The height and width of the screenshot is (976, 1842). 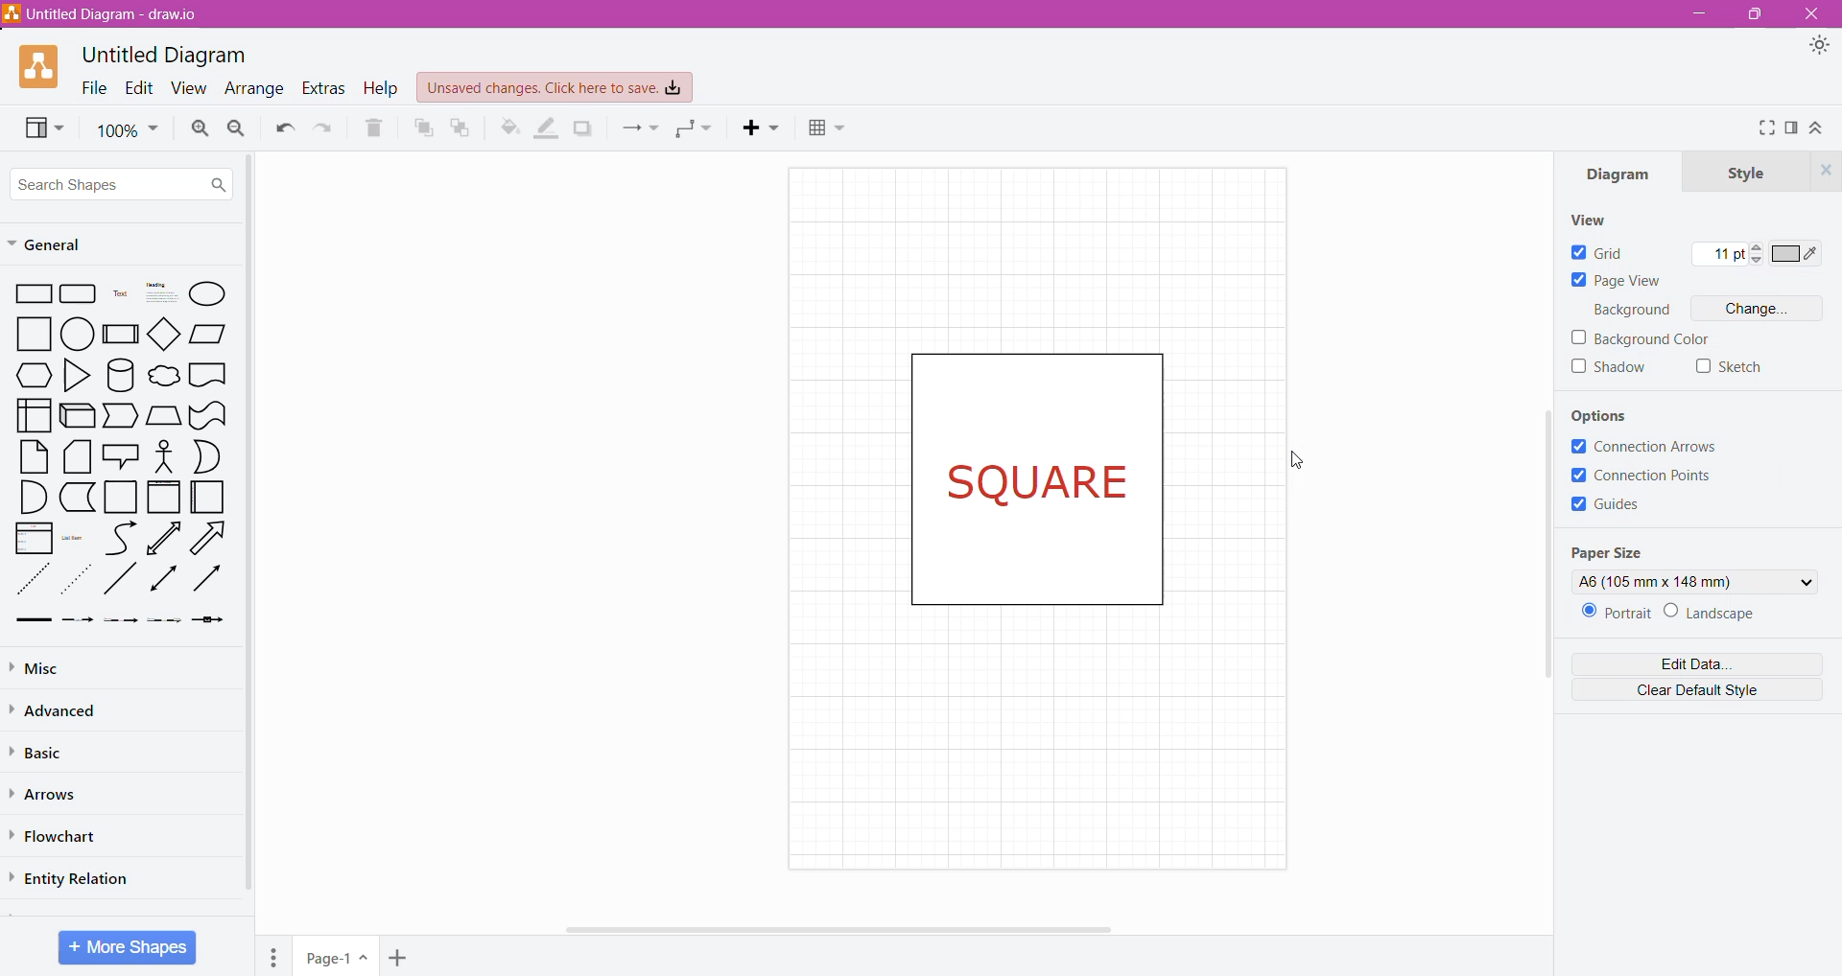 I want to click on Page Name, so click(x=337, y=958).